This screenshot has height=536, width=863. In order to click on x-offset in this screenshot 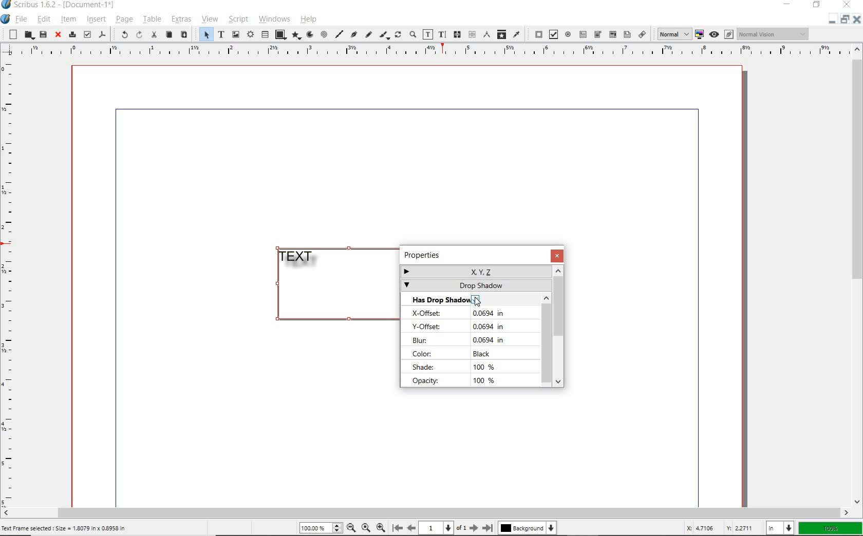, I will do `click(466, 313)`.